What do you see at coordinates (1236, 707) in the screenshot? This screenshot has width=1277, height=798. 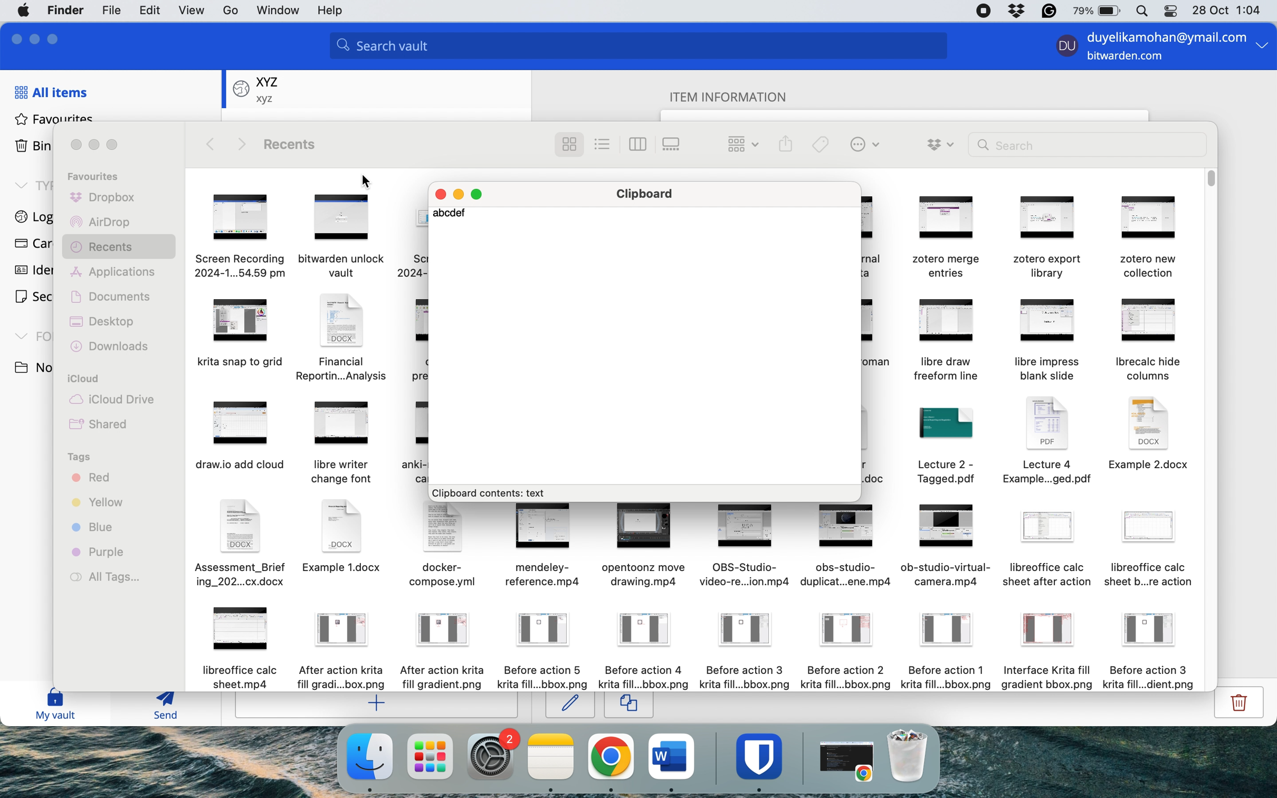 I see `delete` at bounding box center [1236, 707].